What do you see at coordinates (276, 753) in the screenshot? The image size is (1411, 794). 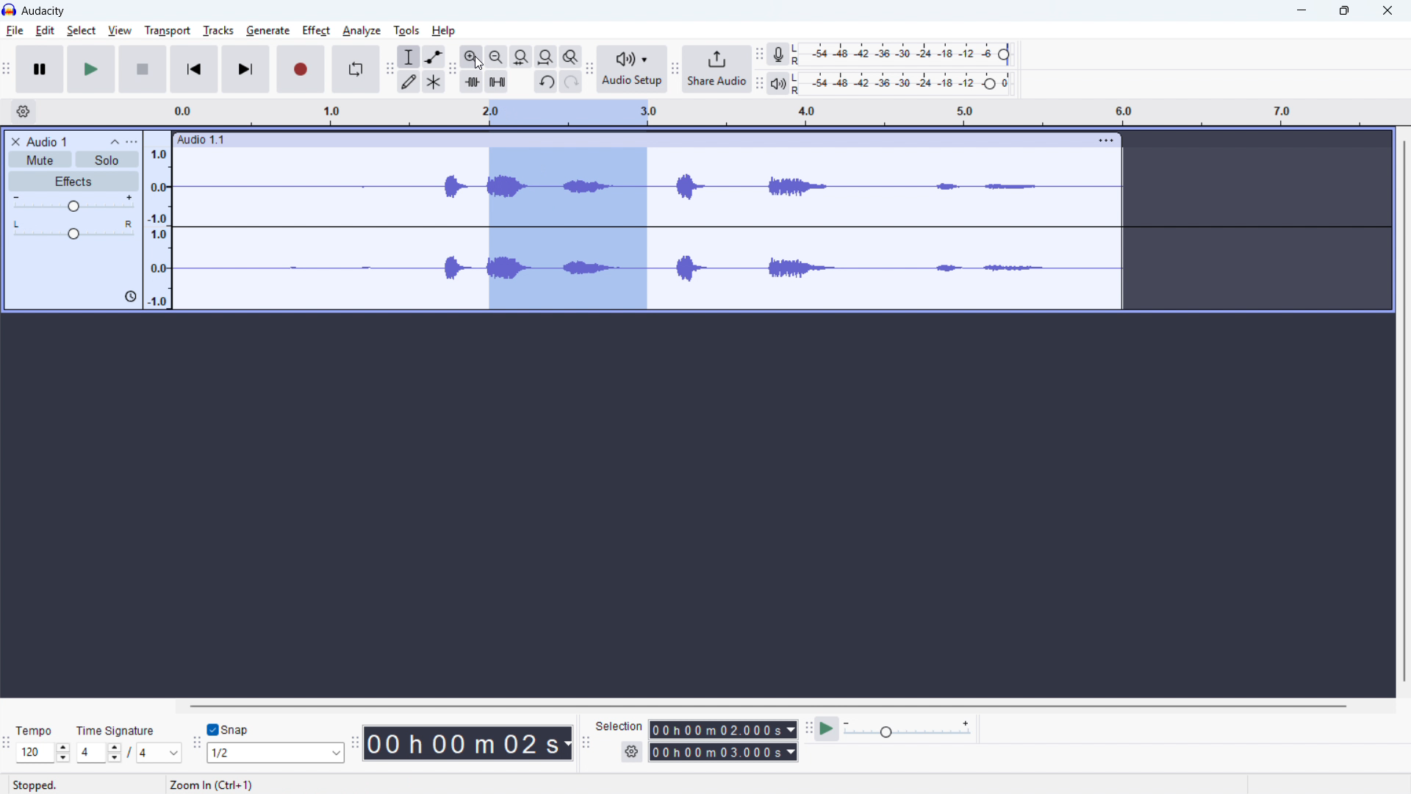 I see `Set snapping` at bounding box center [276, 753].